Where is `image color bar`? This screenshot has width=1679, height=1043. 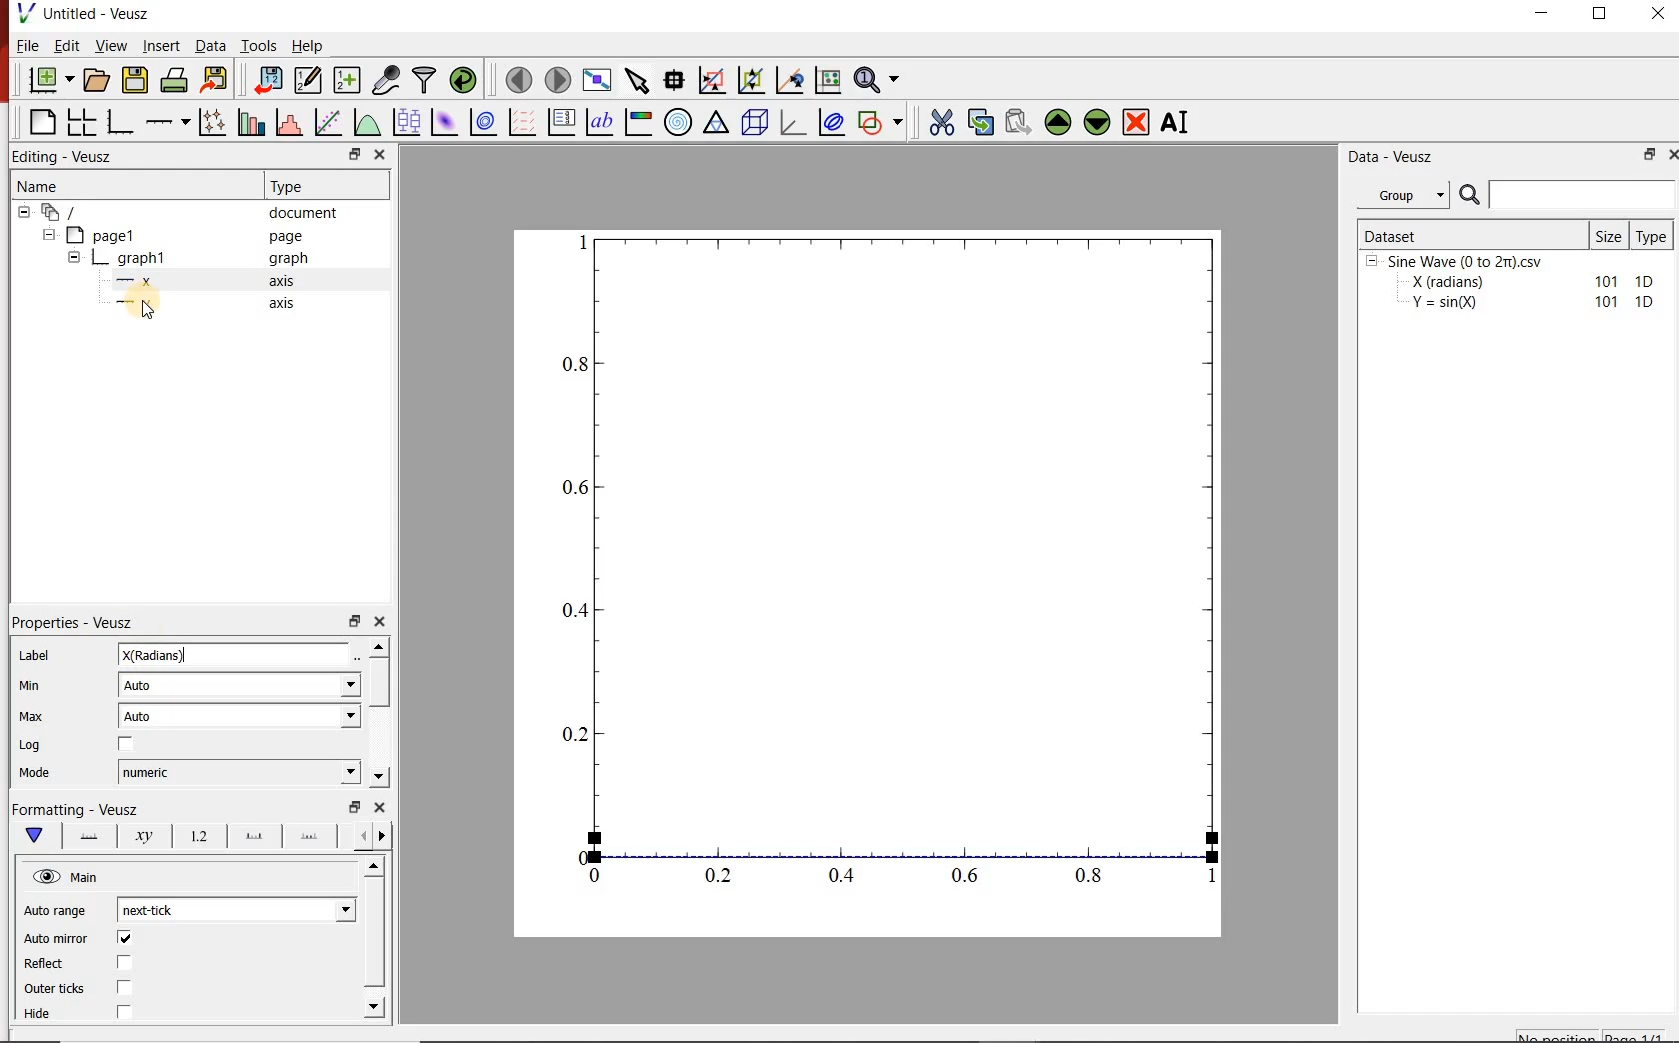
image color bar is located at coordinates (638, 121).